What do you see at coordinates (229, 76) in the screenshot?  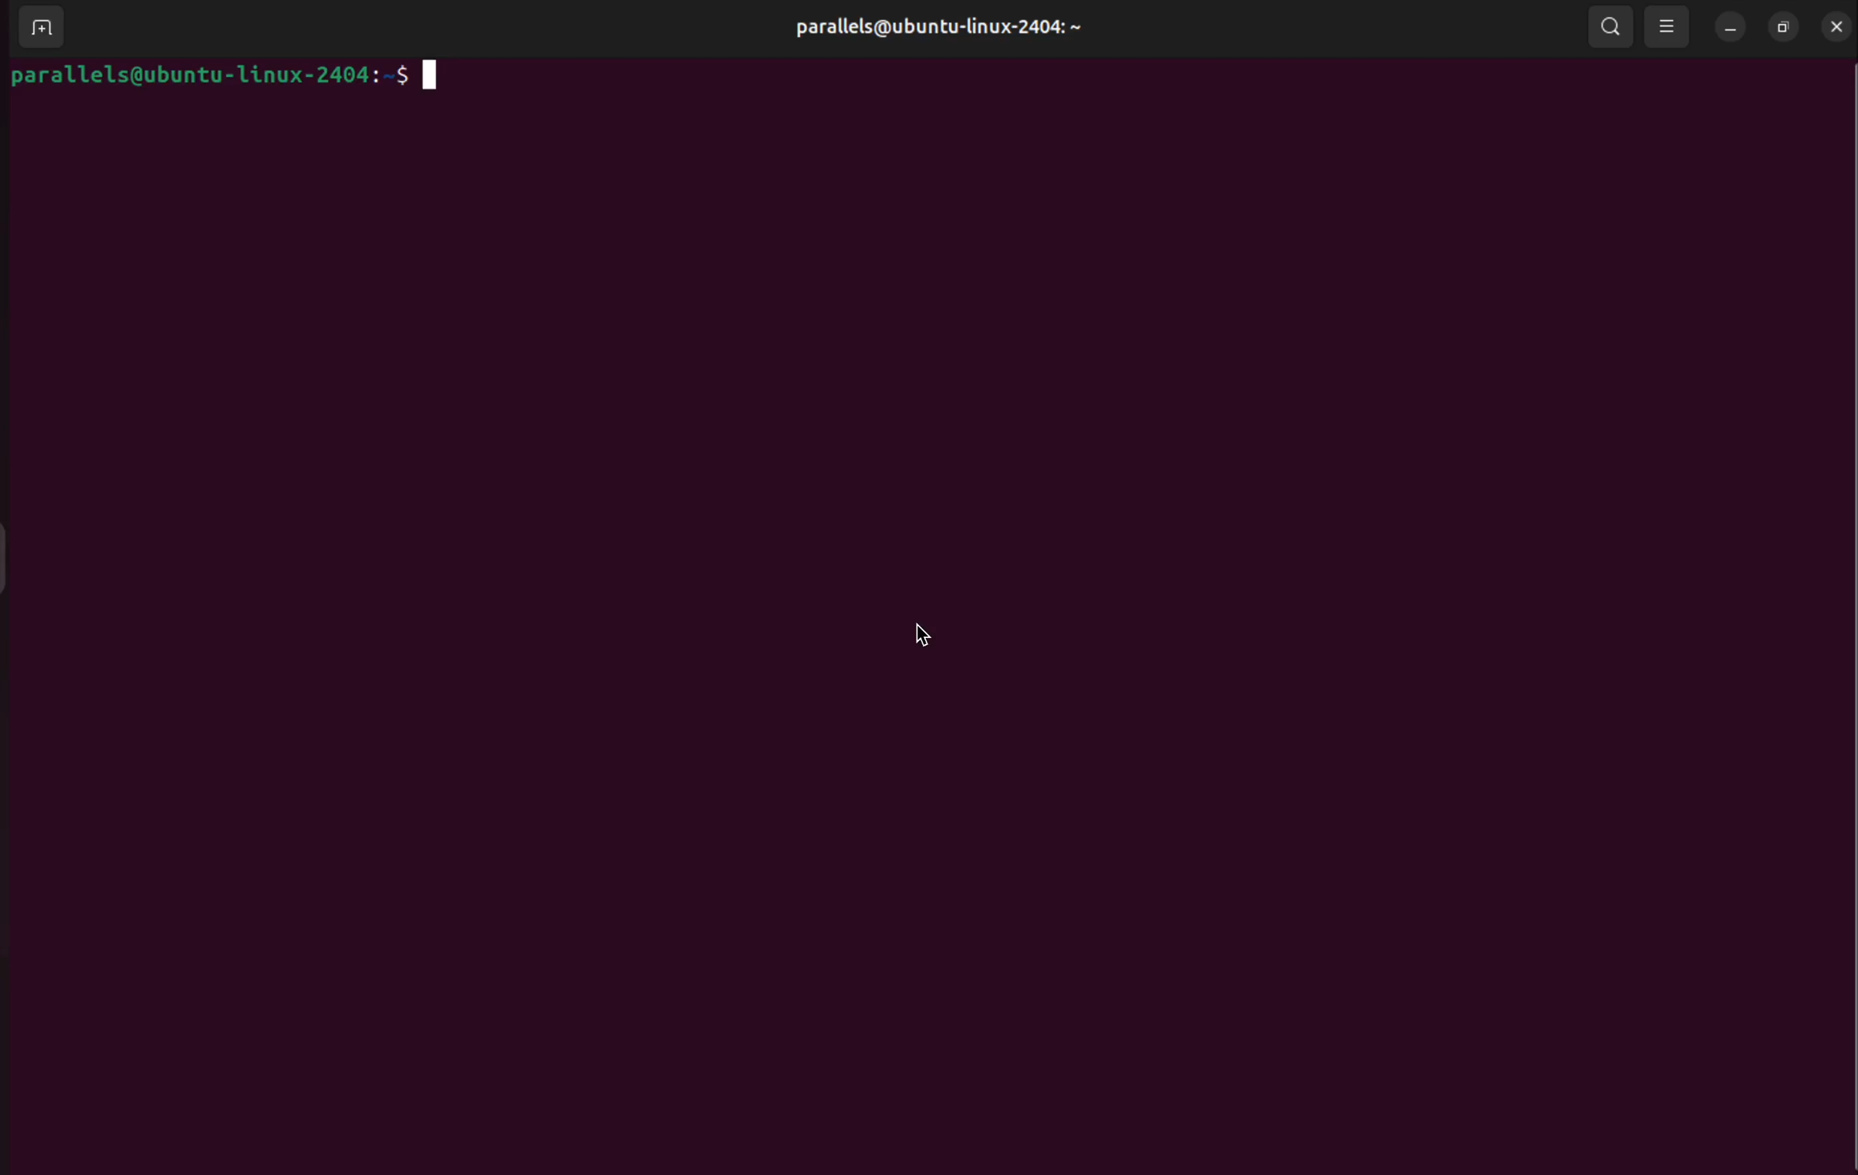 I see `bash prompt` at bounding box center [229, 76].